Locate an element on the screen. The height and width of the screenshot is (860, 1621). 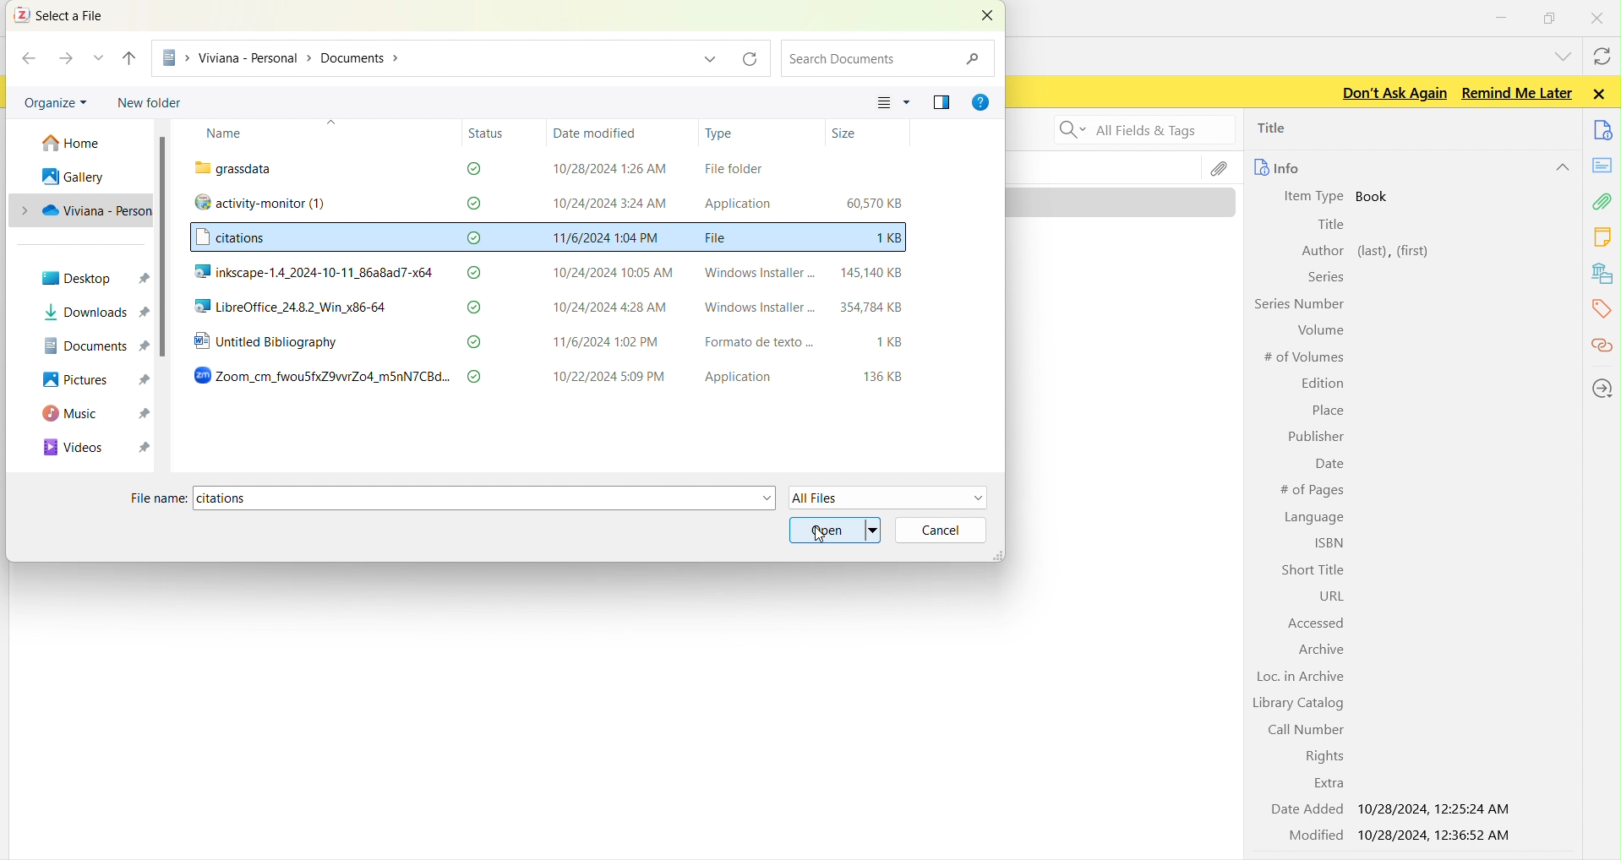
PICTURES is located at coordinates (82, 378).